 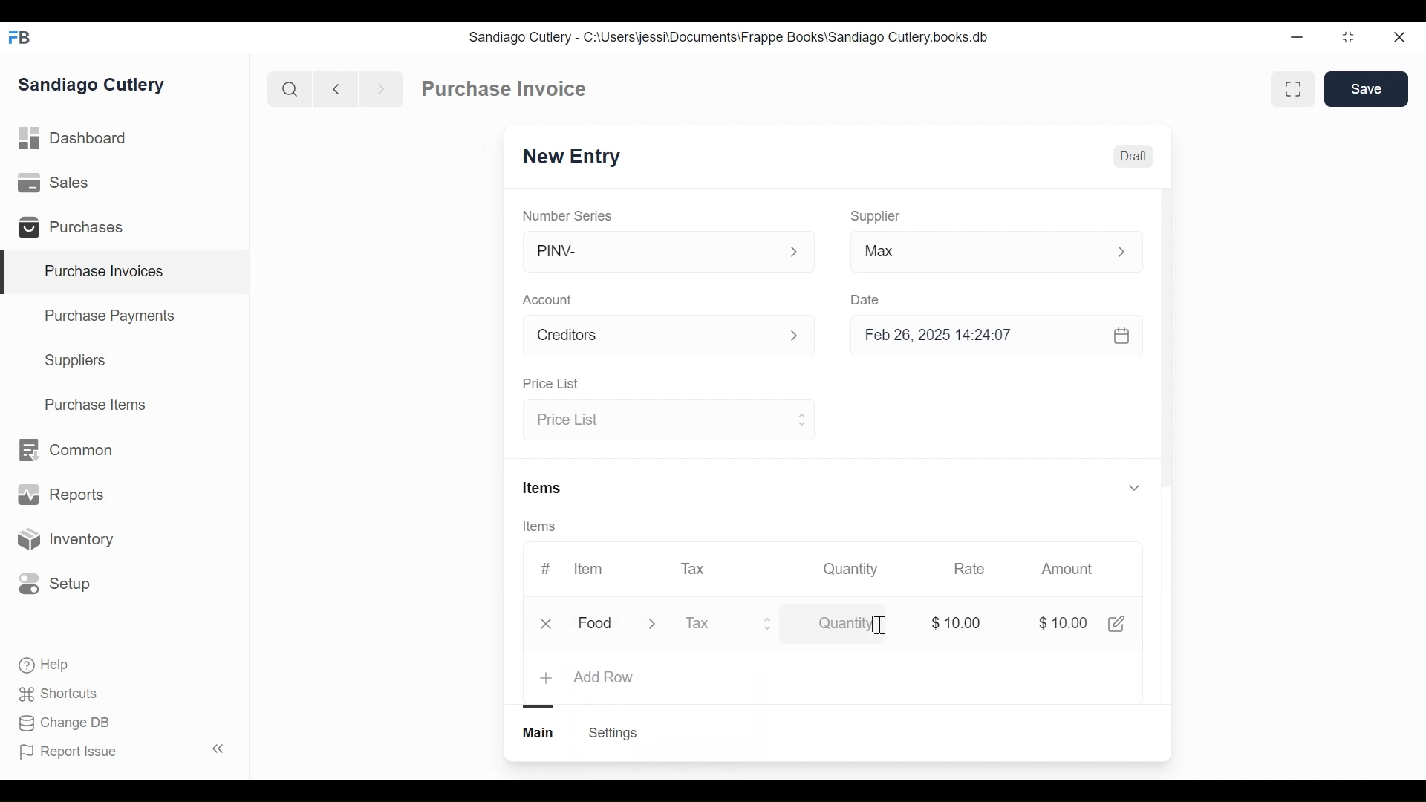 What do you see at coordinates (569, 215) in the screenshot?
I see `Number Series` at bounding box center [569, 215].